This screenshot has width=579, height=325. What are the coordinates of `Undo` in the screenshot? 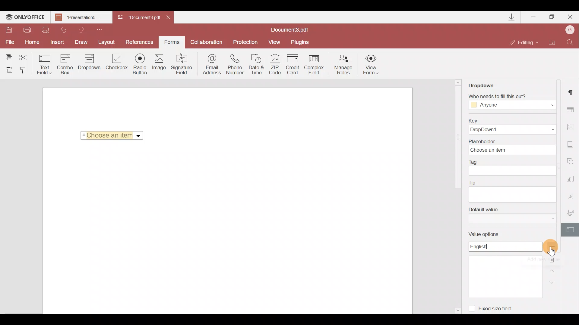 It's located at (61, 29).